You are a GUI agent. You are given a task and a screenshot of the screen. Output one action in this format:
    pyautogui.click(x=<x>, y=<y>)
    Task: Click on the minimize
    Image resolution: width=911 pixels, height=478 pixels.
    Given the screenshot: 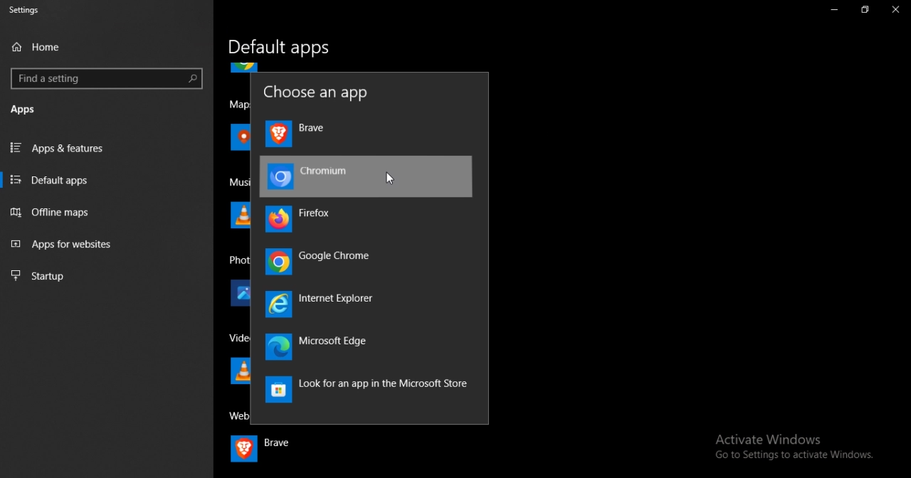 What is the action you would take?
    pyautogui.click(x=836, y=11)
    